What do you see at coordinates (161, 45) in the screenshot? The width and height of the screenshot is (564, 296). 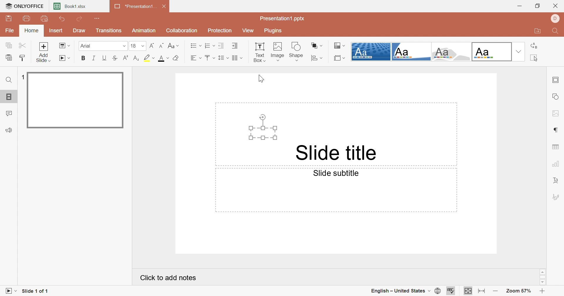 I see `Decrement font size` at bounding box center [161, 45].